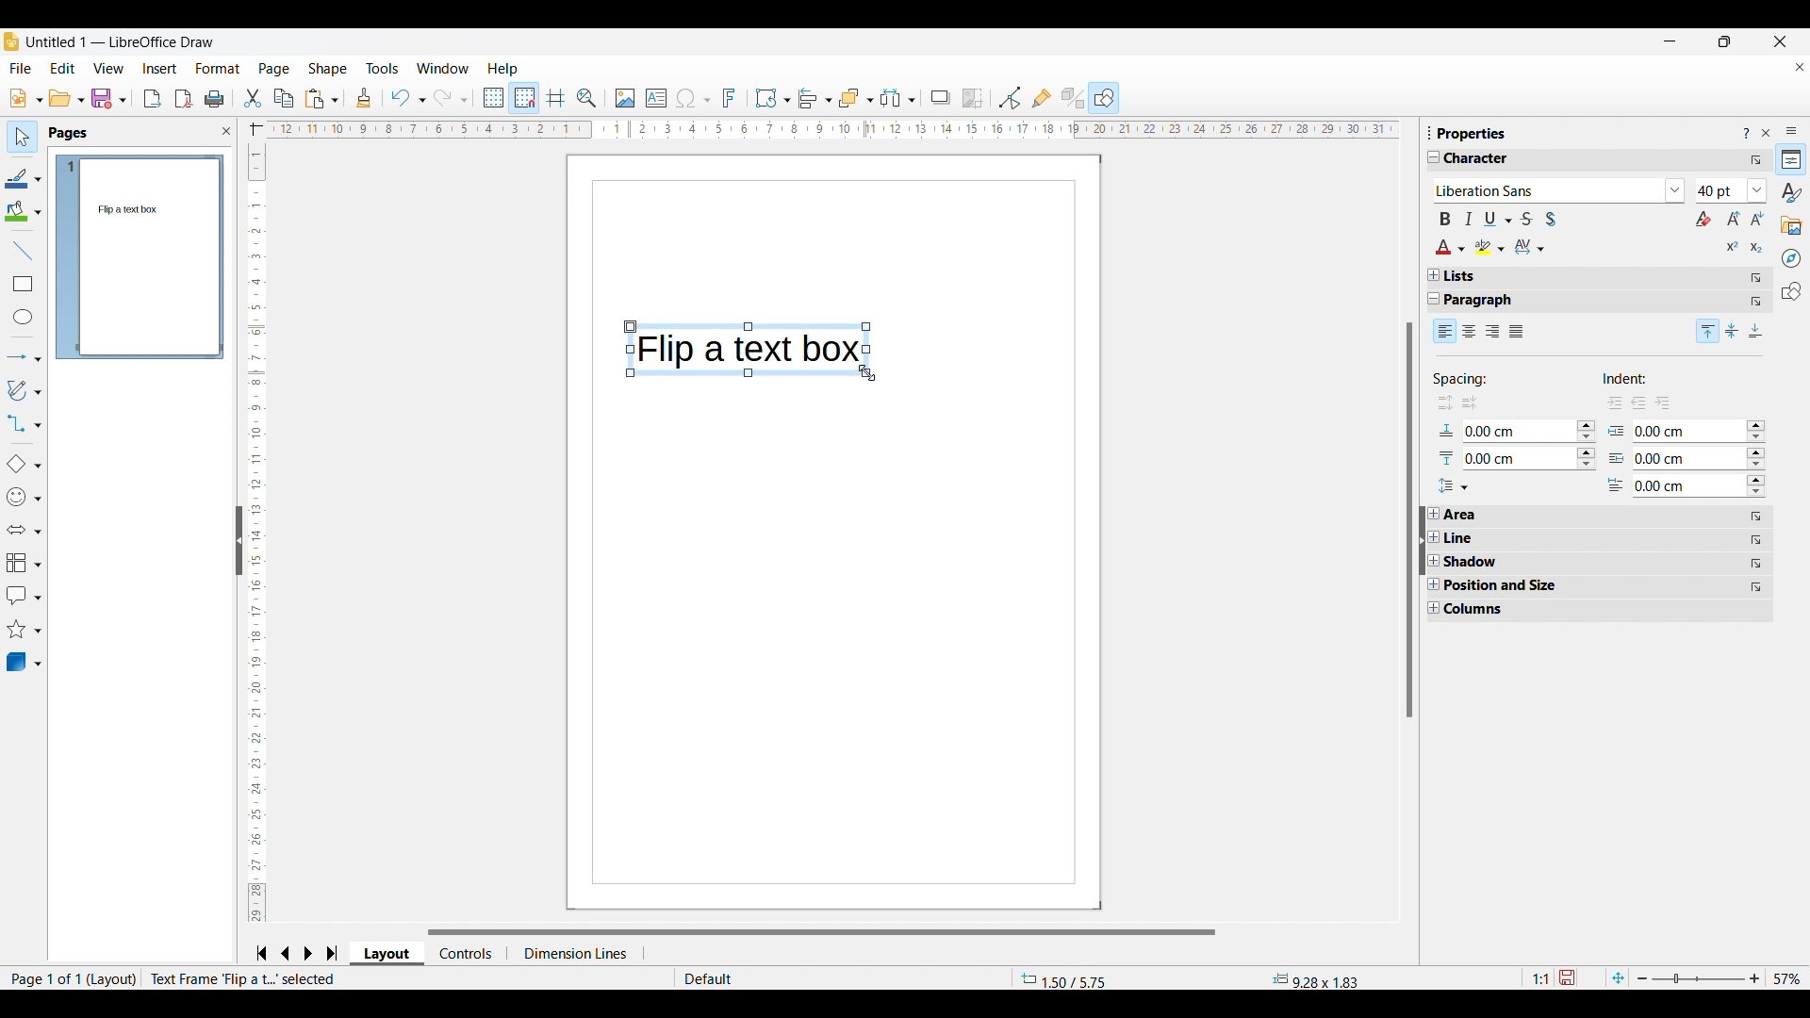 The image size is (1810, 1018). Describe the element at coordinates (1637, 379) in the screenshot. I see `Indicates indent options` at that location.